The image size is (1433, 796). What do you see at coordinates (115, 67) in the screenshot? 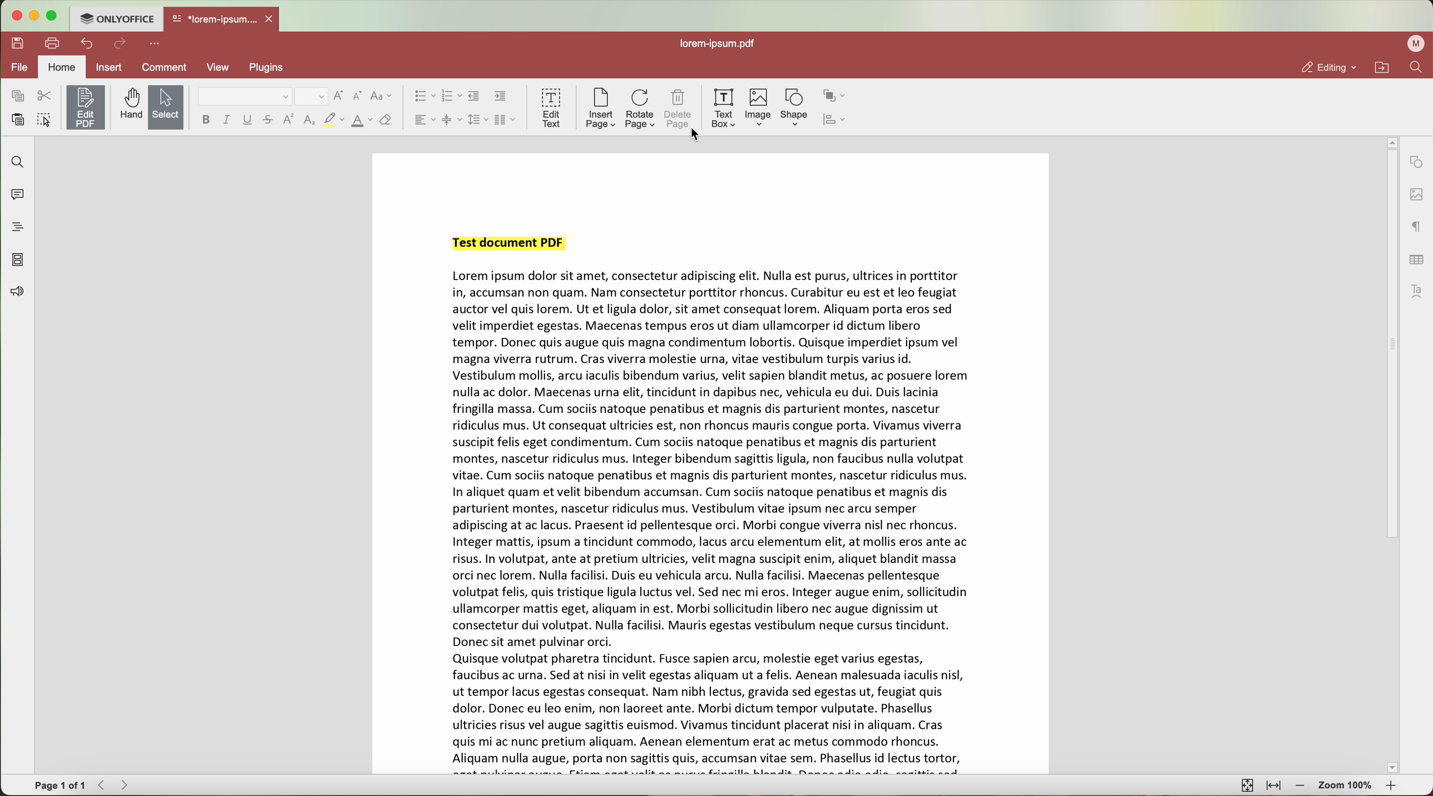
I see `insert` at bounding box center [115, 67].